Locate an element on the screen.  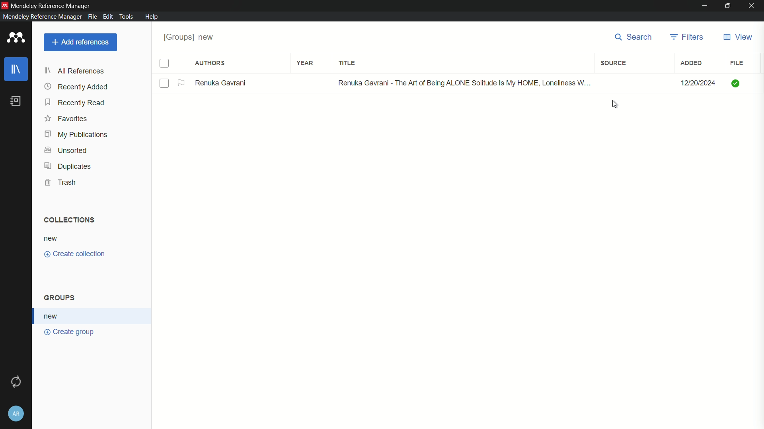
Renuka Gavrani-The Art of Being ALONE Solitude Is My HOME, Loneliness W... is located at coordinates (460, 82).